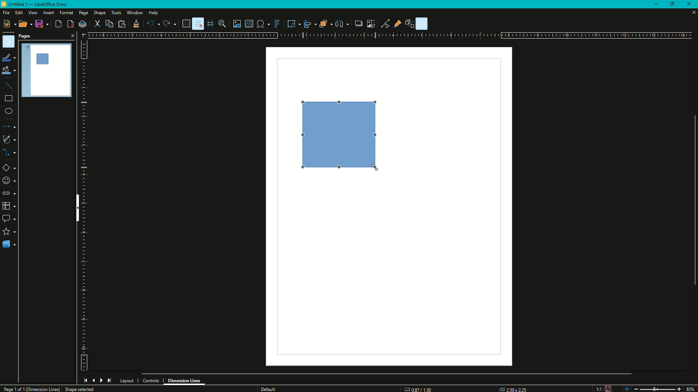 This screenshot has width=698, height=392. What do you see at coordinates (344, 135) in the screenshot?
I see `Square` at bounding box center [344, 135].